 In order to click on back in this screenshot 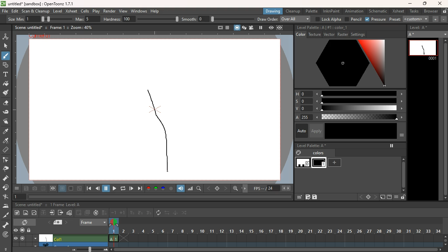, I will do `click(98, 189)`.